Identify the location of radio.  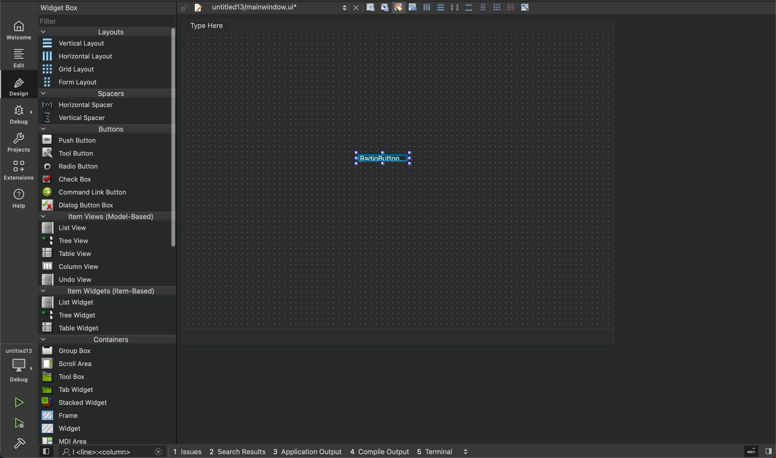
(105, 167).